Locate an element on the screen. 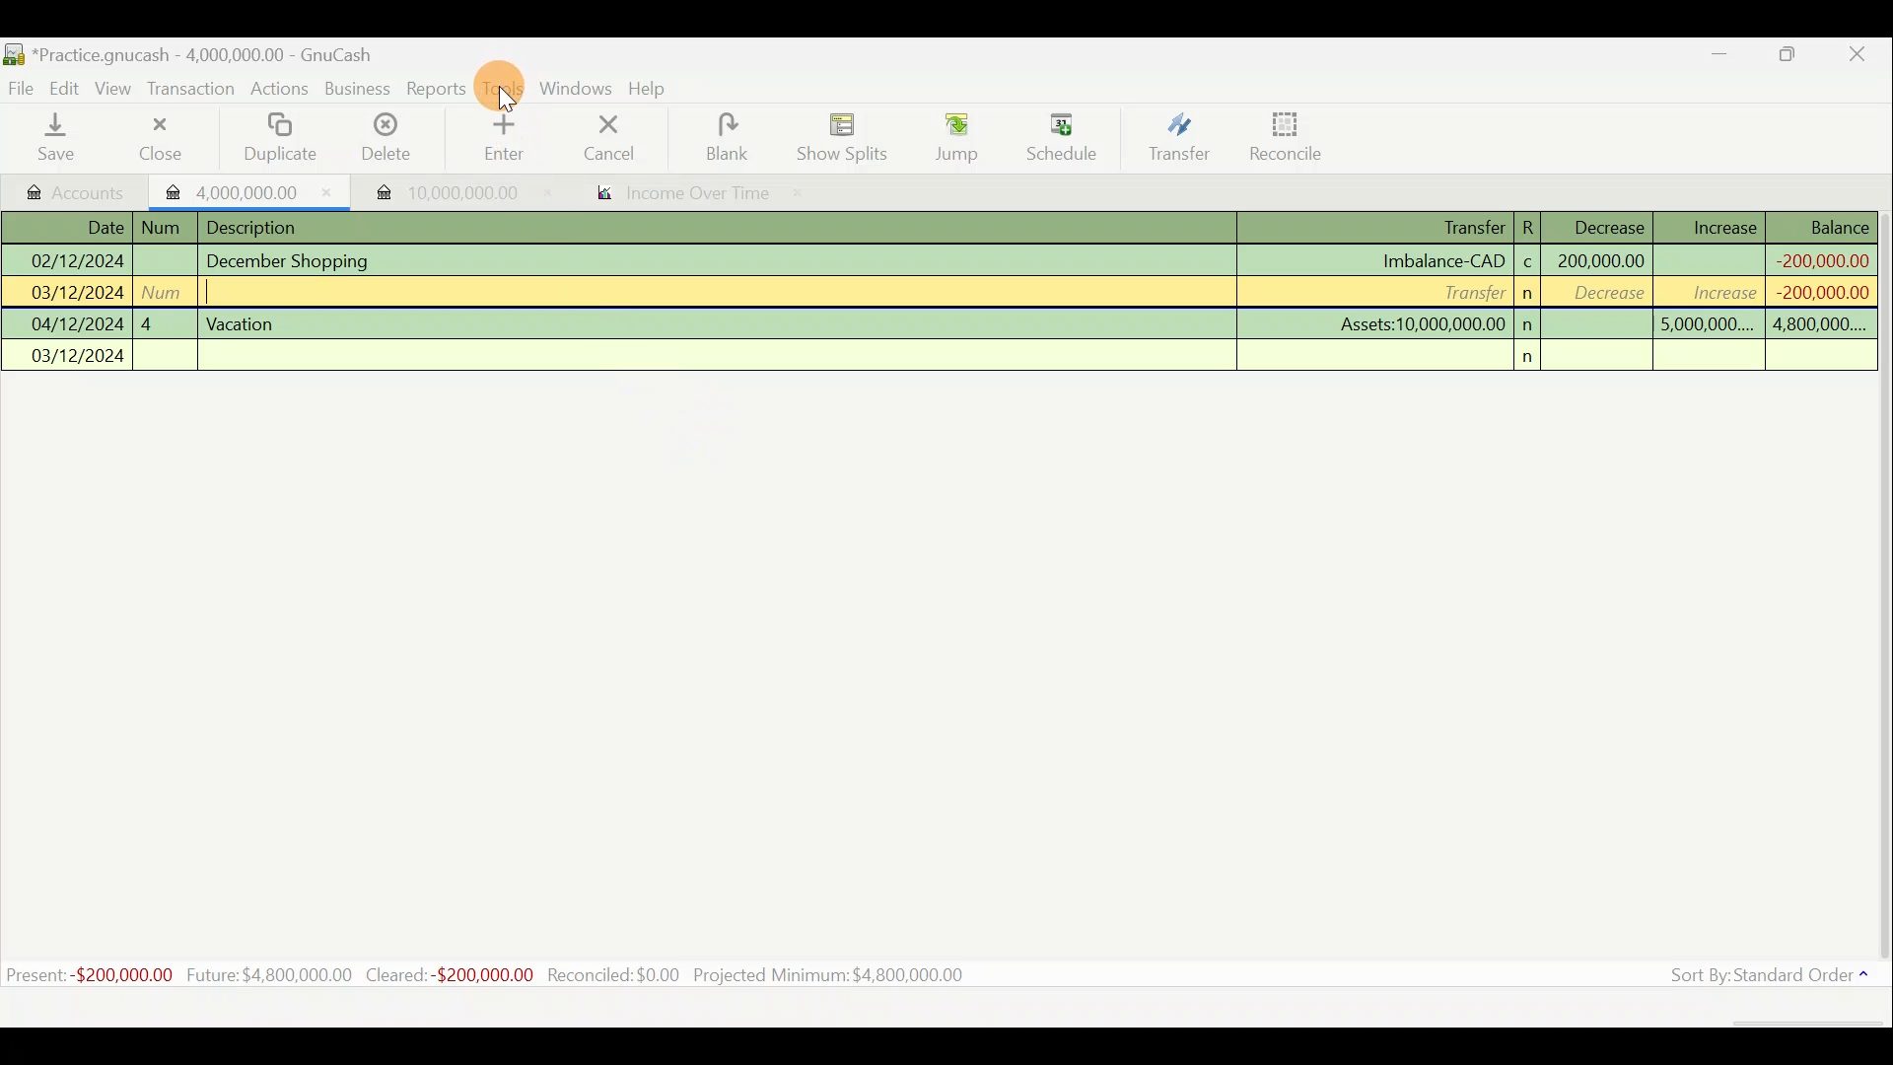 The width and height of the screenshot is (1893, 1065). cursor is located at coordinates (509, 101).